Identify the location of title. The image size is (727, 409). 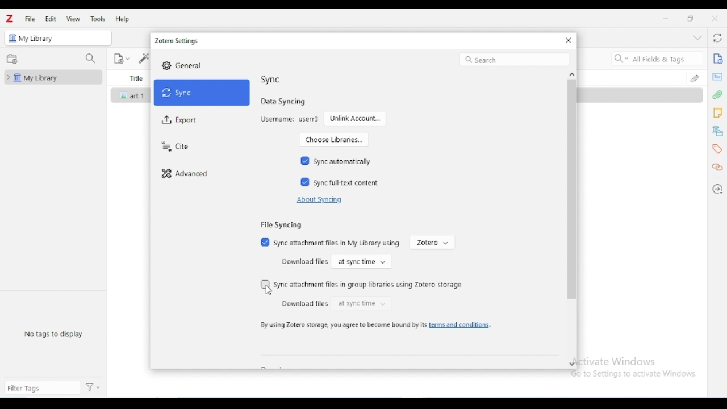
(135, 78).